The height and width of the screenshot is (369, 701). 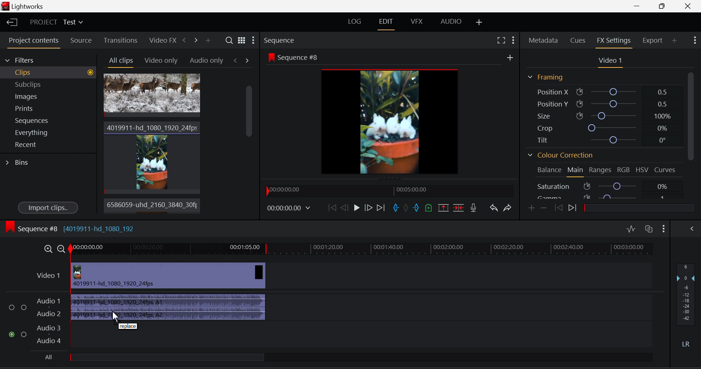 What do you see at coordinates (548, 171) in the screenshot?
I see `Balance` at bounding box center [548, 171].